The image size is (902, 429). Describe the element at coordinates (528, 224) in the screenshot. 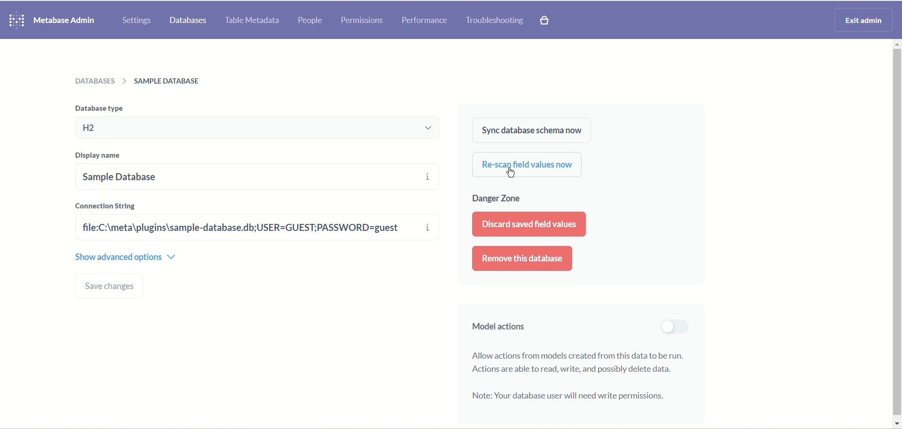

I see `discard saved field values` at that location.